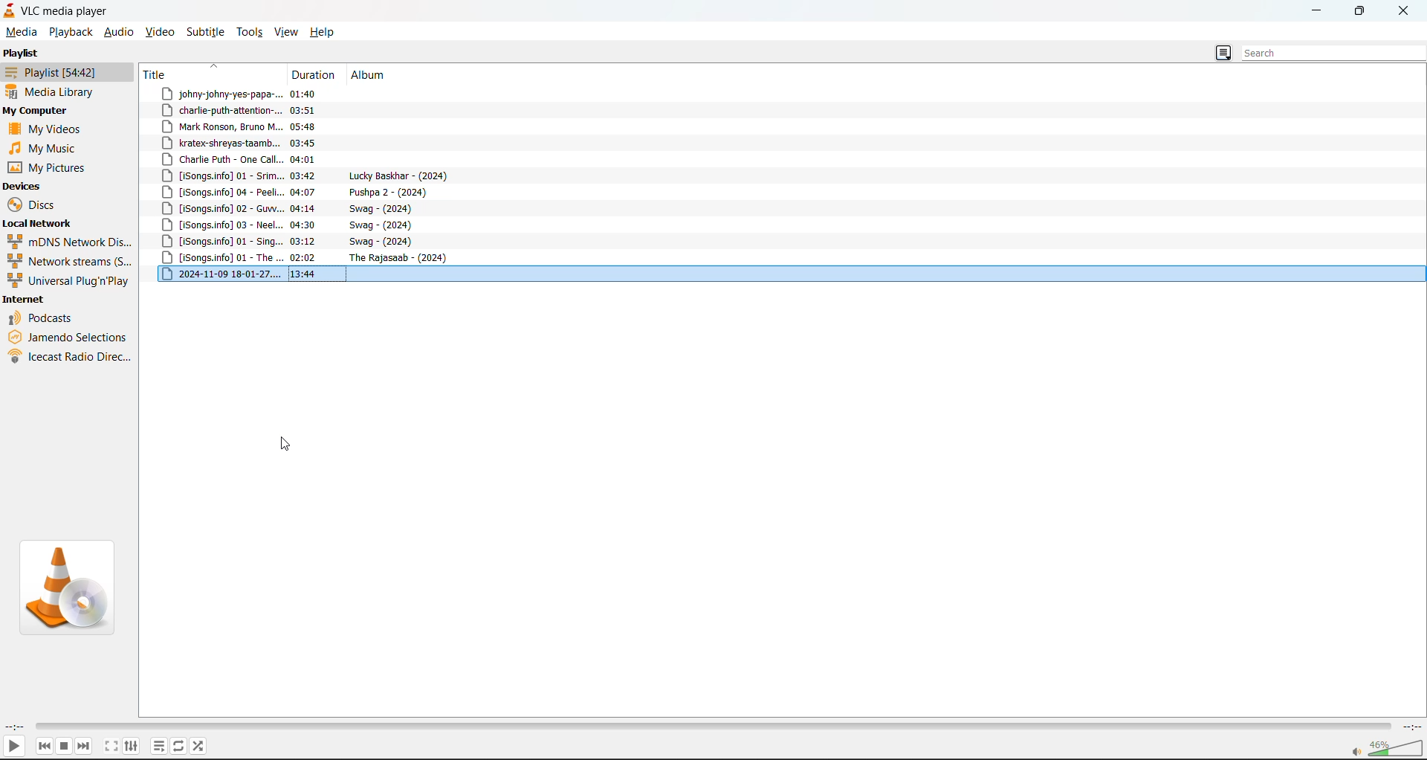 Image resolution: width=1427 pixels, height=760 pixels. What do you see at coordinates (39, 109) in the screenshot?
I see `my computer` at bounding box center [39, 109].